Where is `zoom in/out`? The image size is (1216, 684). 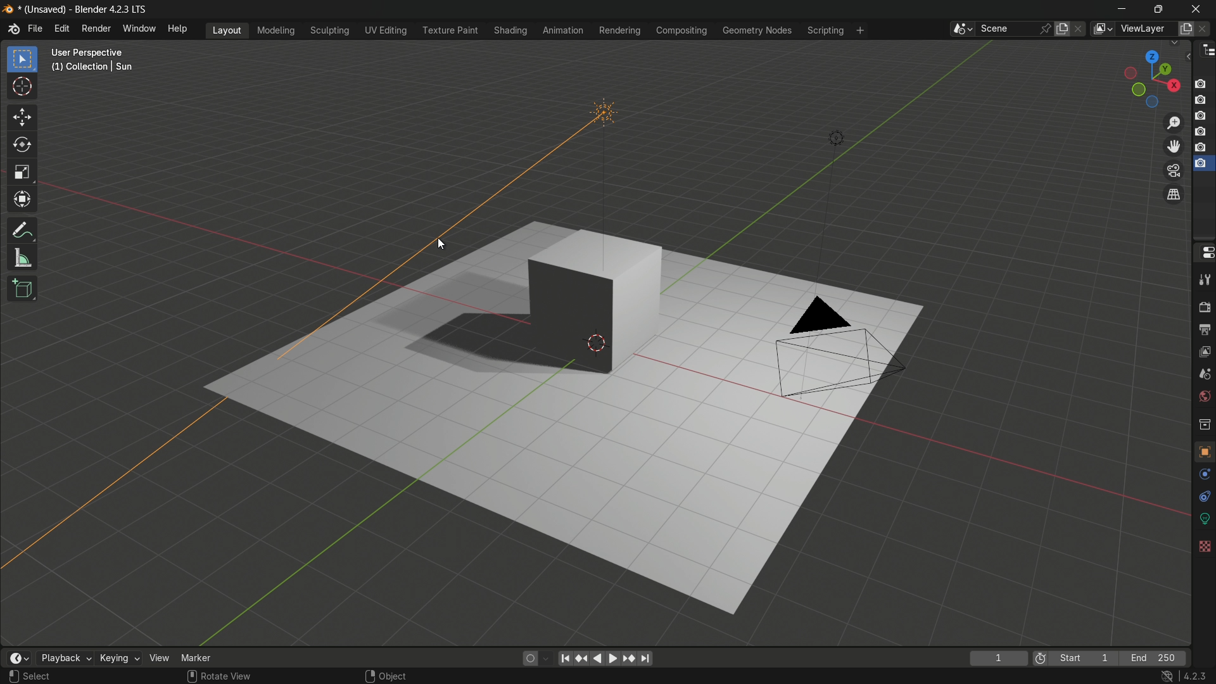
zoom in/out is located at coordinates (1174, 123).